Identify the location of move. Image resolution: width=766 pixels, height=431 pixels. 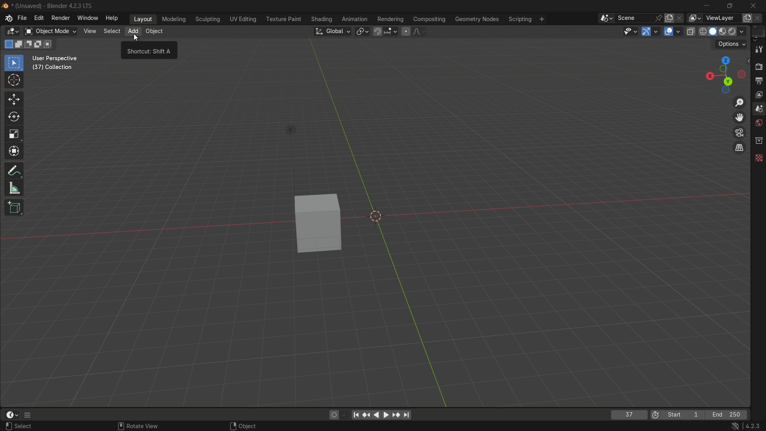
(14, 99).